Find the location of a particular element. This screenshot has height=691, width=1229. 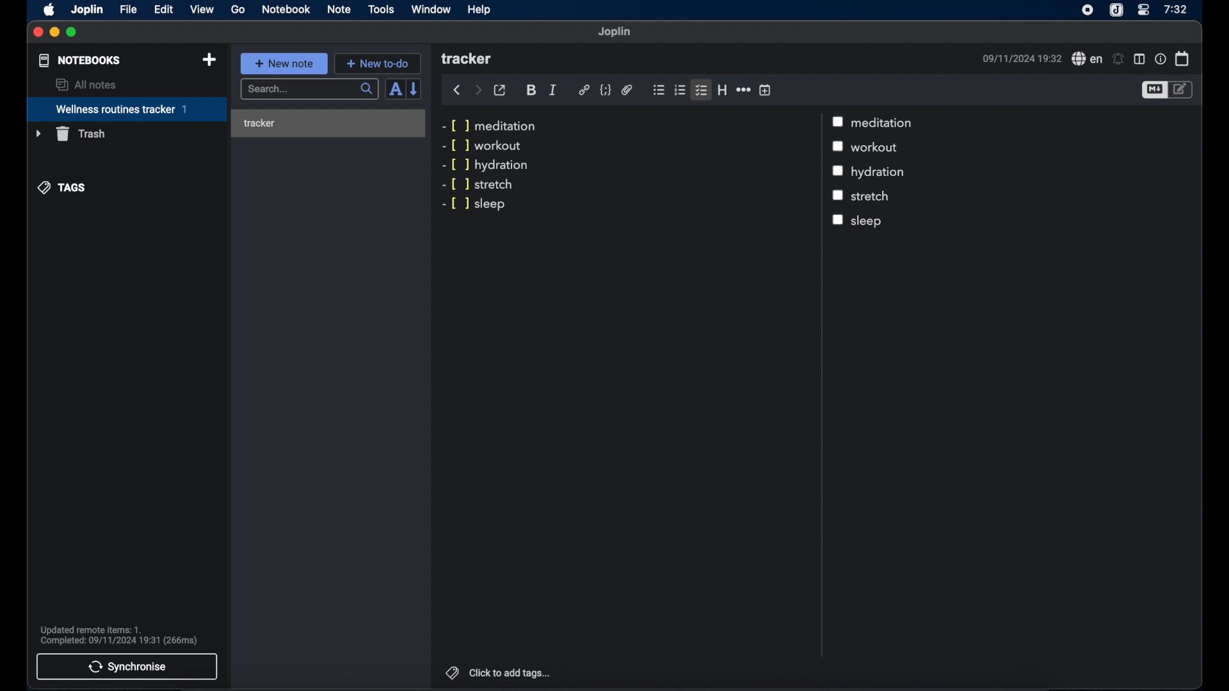

+ new to-do is located at coordinates (377, 63).